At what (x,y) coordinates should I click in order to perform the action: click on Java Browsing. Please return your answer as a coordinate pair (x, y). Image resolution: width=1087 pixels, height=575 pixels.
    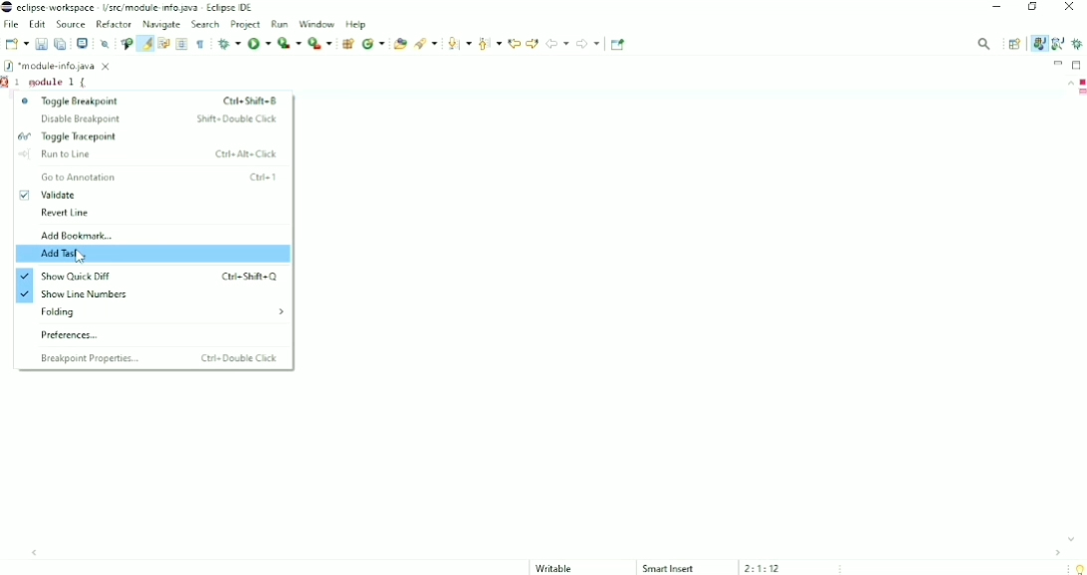
    Looking at the image, I should click on (1058, 44).